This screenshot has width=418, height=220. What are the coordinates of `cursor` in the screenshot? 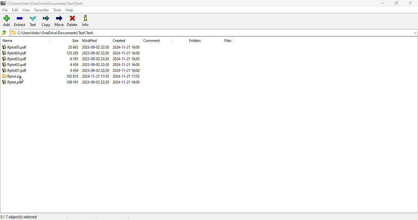 It's located at (22, 80).